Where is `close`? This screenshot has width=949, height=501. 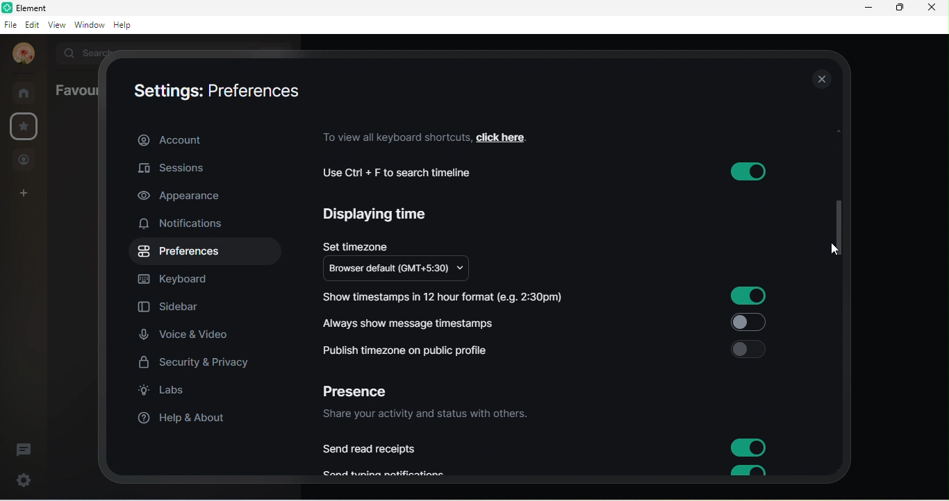 close is located at coordinates (820, 80).